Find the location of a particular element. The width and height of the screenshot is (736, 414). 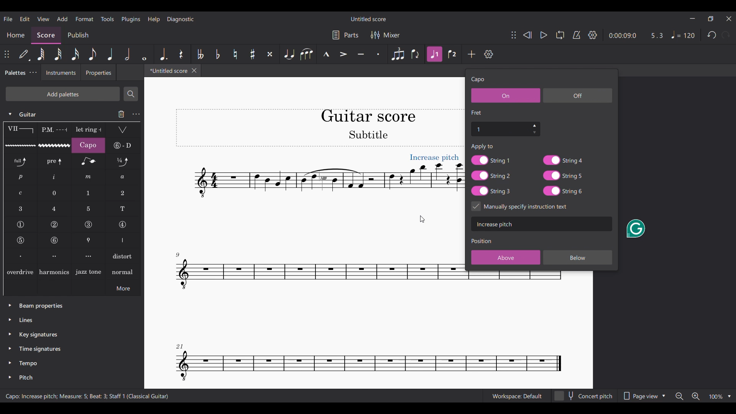

Publish is located at coordinates (78, 36).